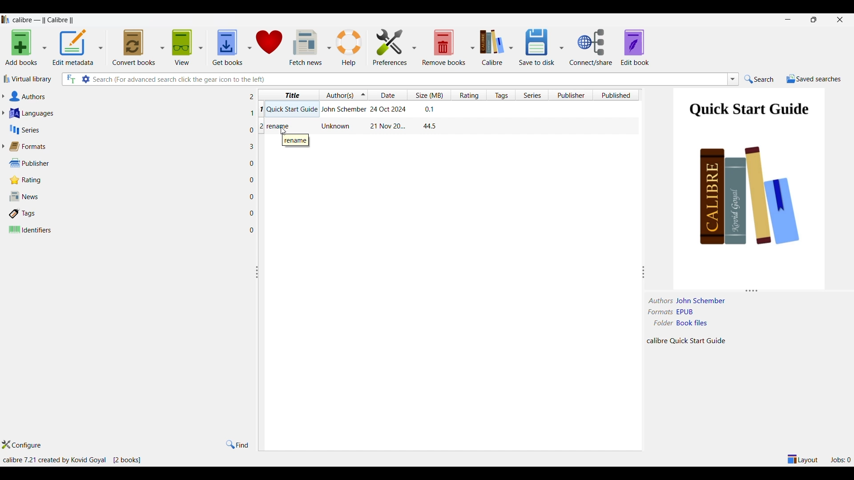  I want to click on Expand languages, so click(3, 113).